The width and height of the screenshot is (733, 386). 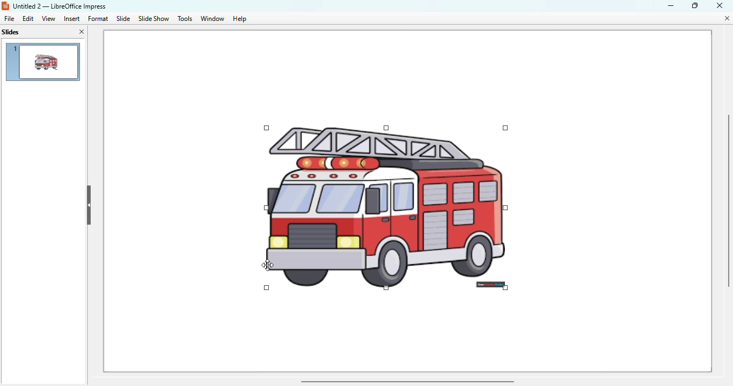 What do you see at coordinates (696, 5) in the screenshot?
I see `maximize` at bounding box center [696, 5].